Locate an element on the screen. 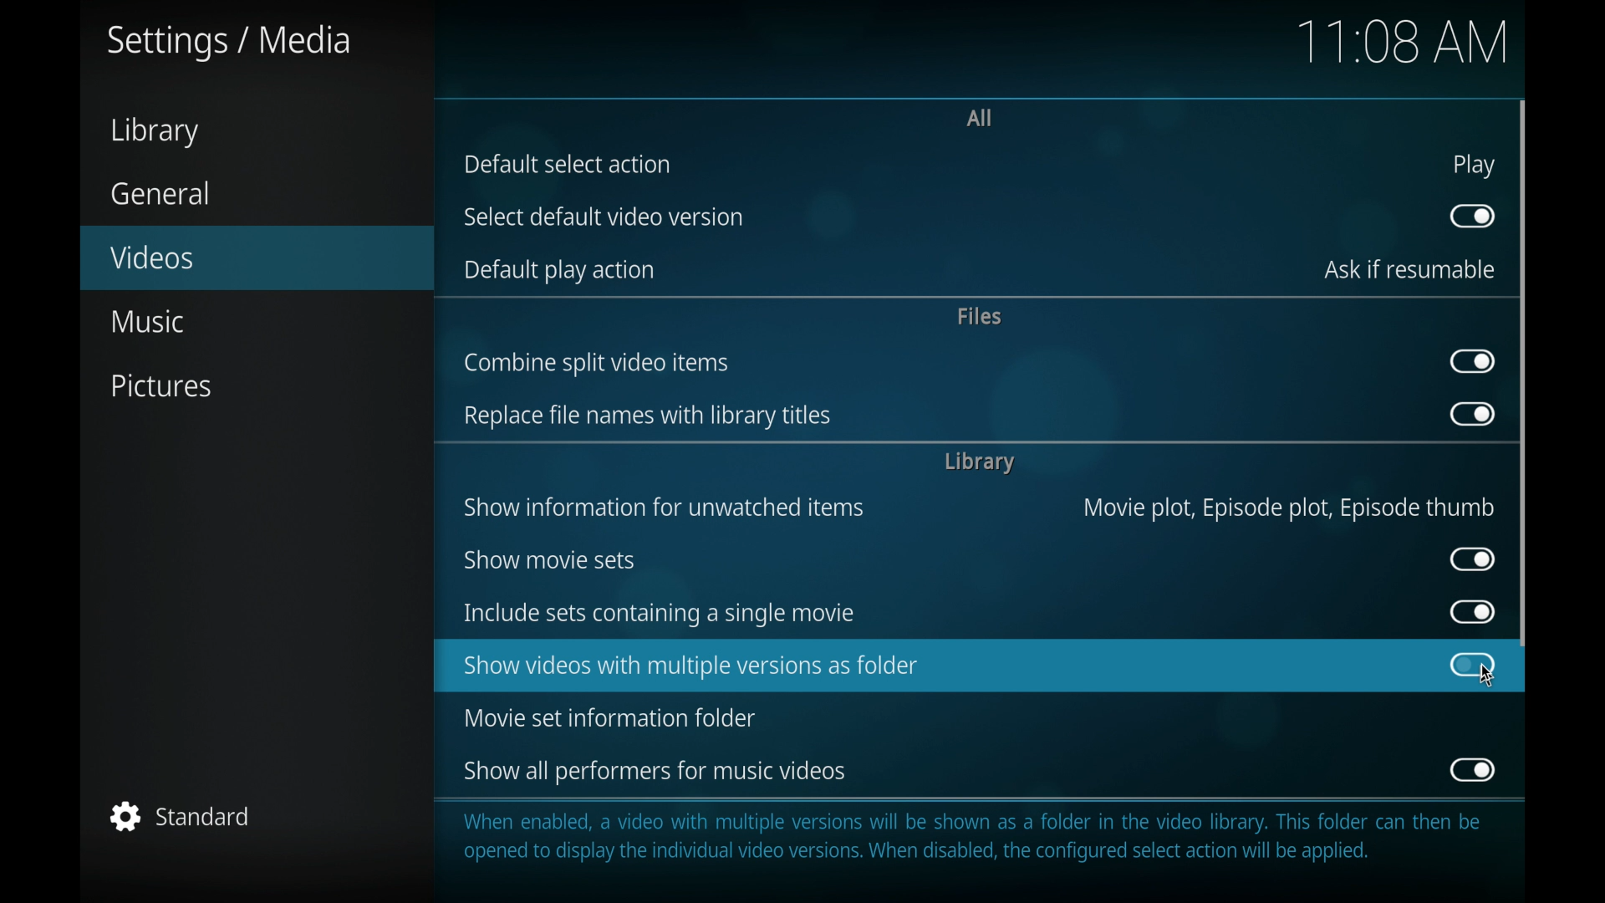 This screenshot has width=1605, height=903. show videos with multiple version as folder is located at coordinates (932, 665).